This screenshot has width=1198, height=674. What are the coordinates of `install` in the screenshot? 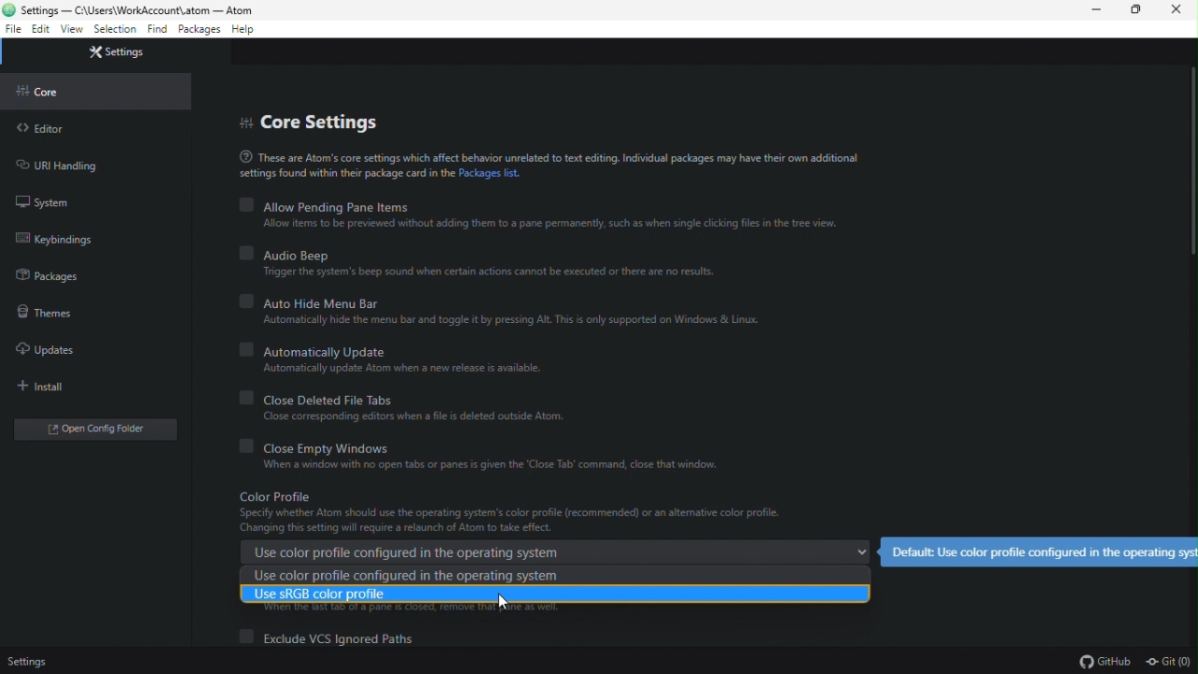 It's located at (48, 387).